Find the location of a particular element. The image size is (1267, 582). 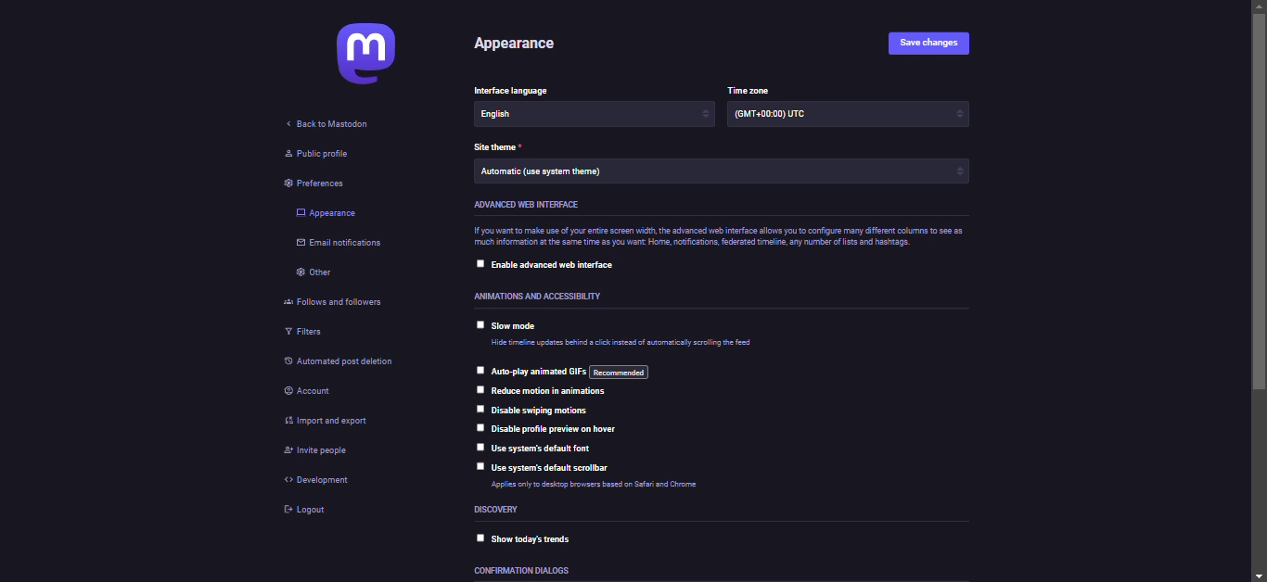

click to select is located at coordinates (480, 408).